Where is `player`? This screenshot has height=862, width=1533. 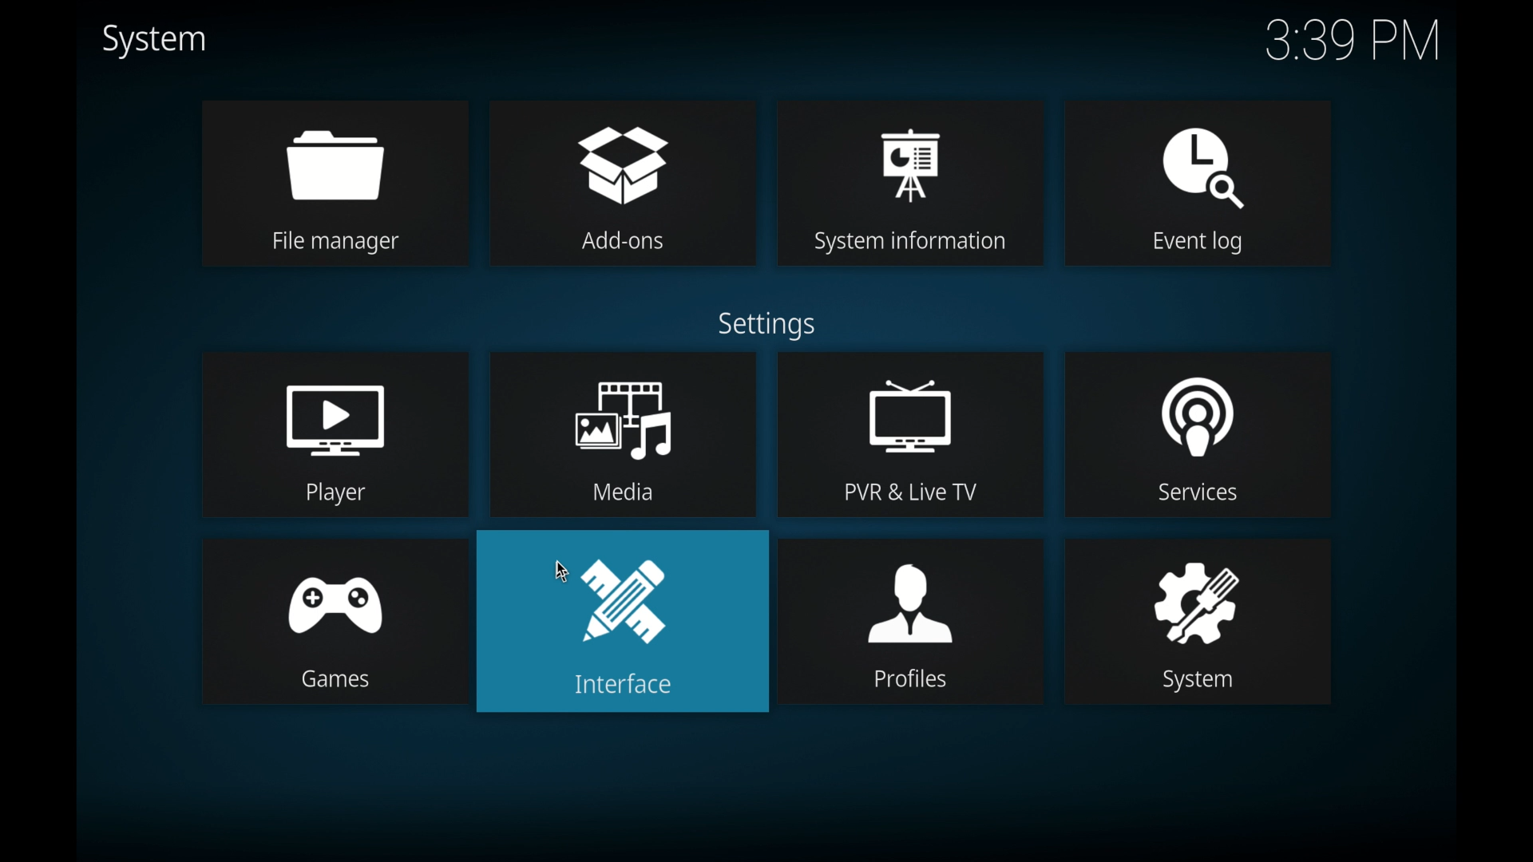 player is located at coordinates (332, 433).